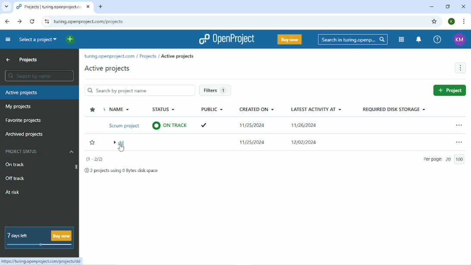 This screenshot has width=471, height=265. Describe the element at coordinates (254, 125) in the screenshot. I see `11/25/2024` at that location.